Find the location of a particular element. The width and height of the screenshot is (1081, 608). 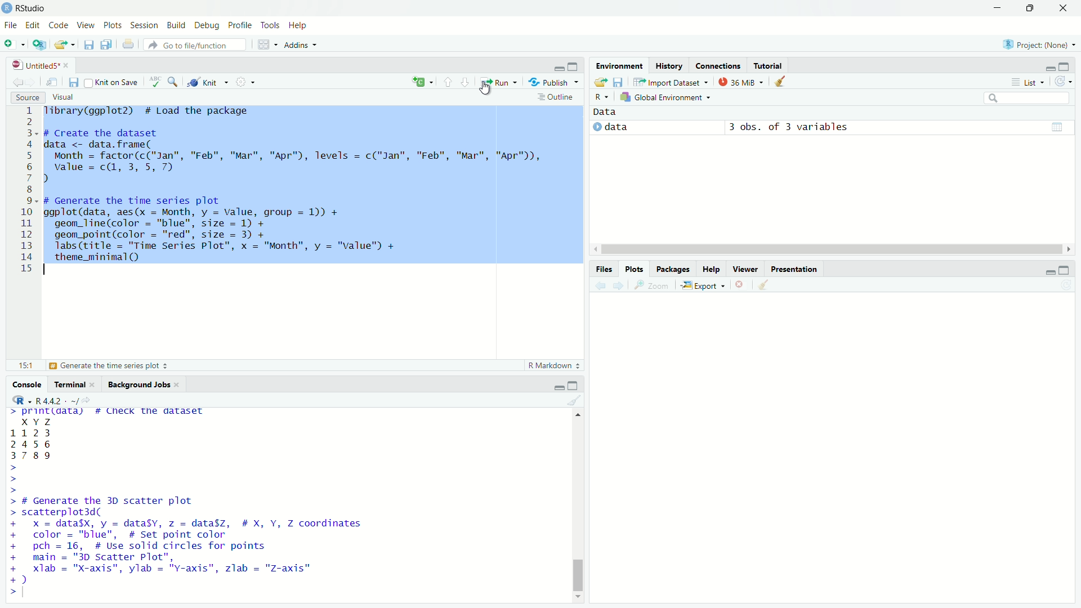

minimize is located at coordinates (556, 386).